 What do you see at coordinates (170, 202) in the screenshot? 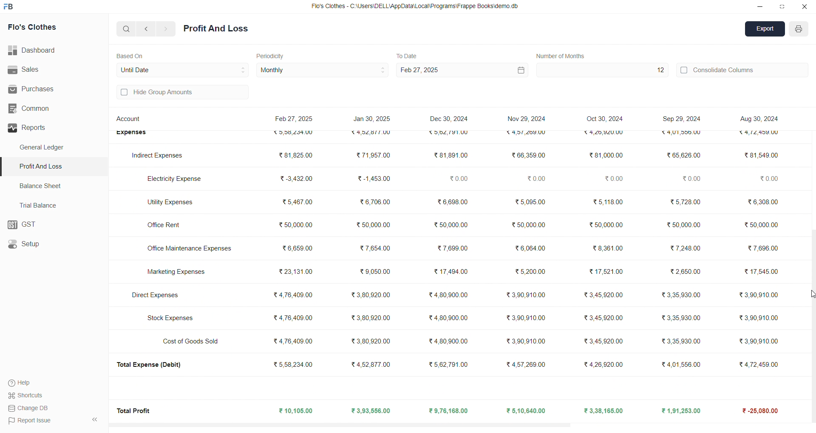
I see `Utility Expenses.` at bounding box center [170, 202].